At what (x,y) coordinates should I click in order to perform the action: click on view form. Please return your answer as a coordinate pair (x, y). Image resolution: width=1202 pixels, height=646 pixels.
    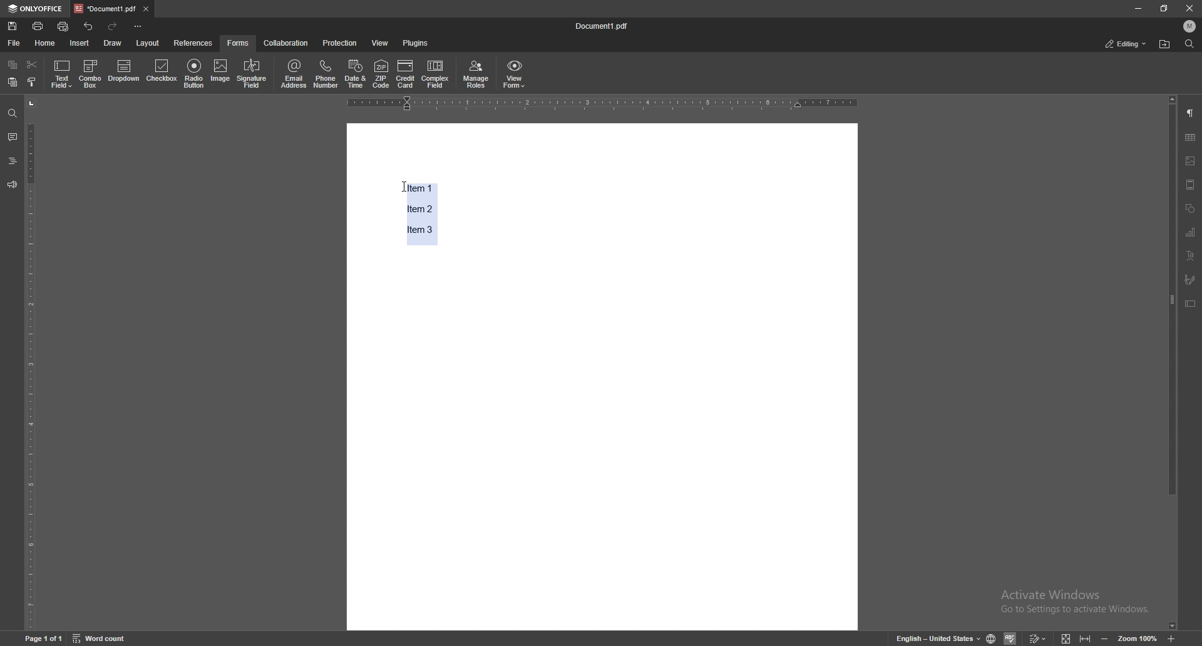
    Looking at the image, I should click on (515, 75).